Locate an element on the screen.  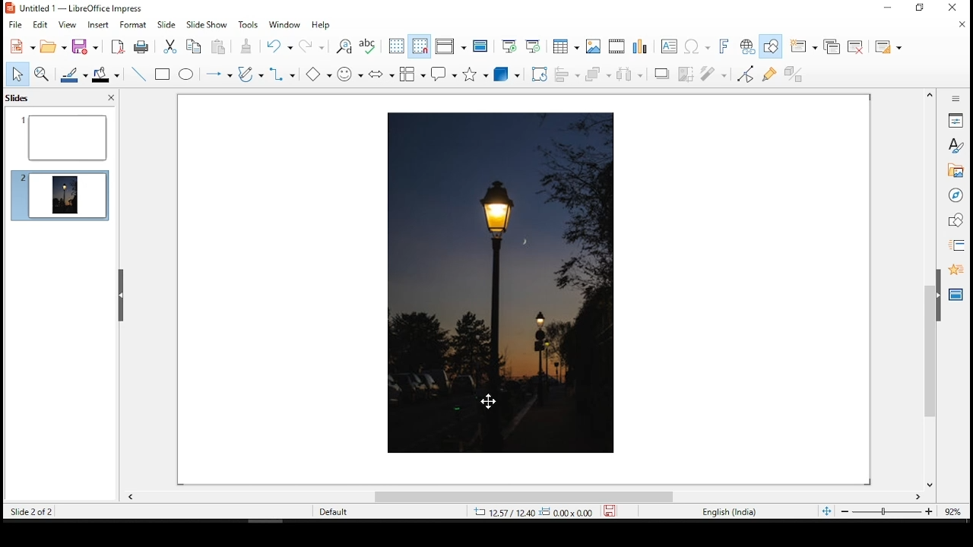
new is located at coordinates (22, 46).